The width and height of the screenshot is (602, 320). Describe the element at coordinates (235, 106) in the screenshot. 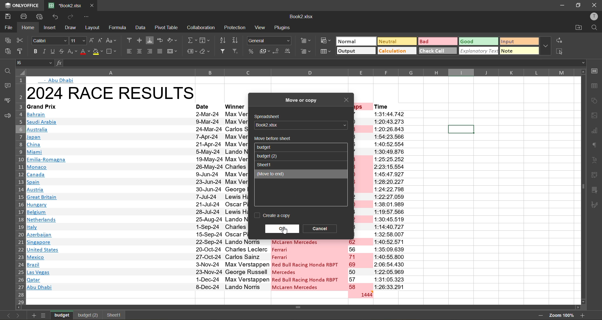

I see `winner` at that location.